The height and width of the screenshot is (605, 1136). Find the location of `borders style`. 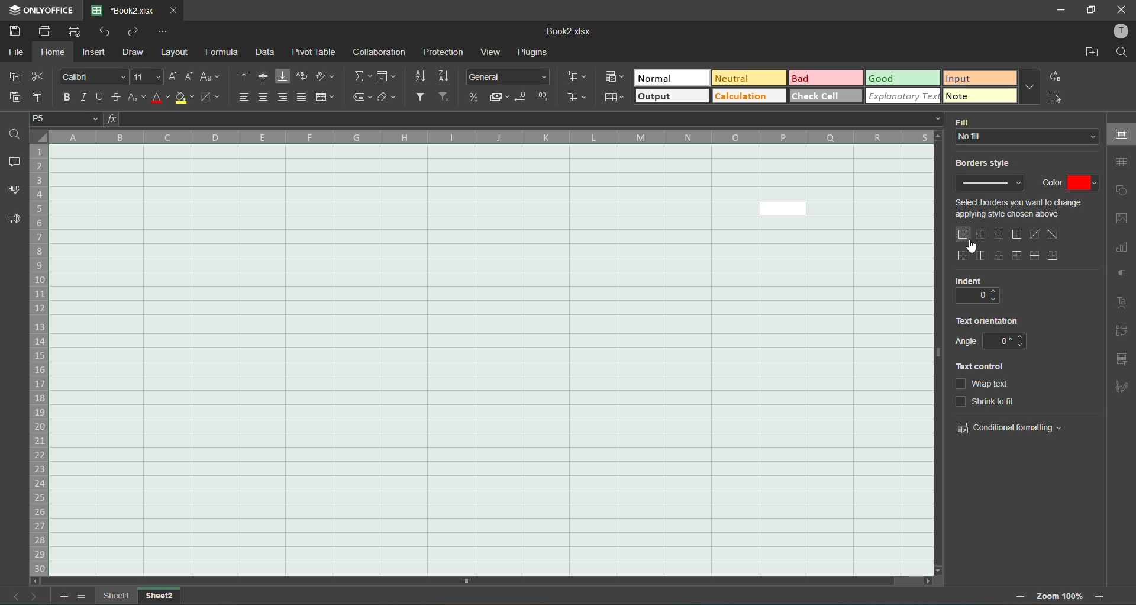

borders style is located at coordinates (991, 159).